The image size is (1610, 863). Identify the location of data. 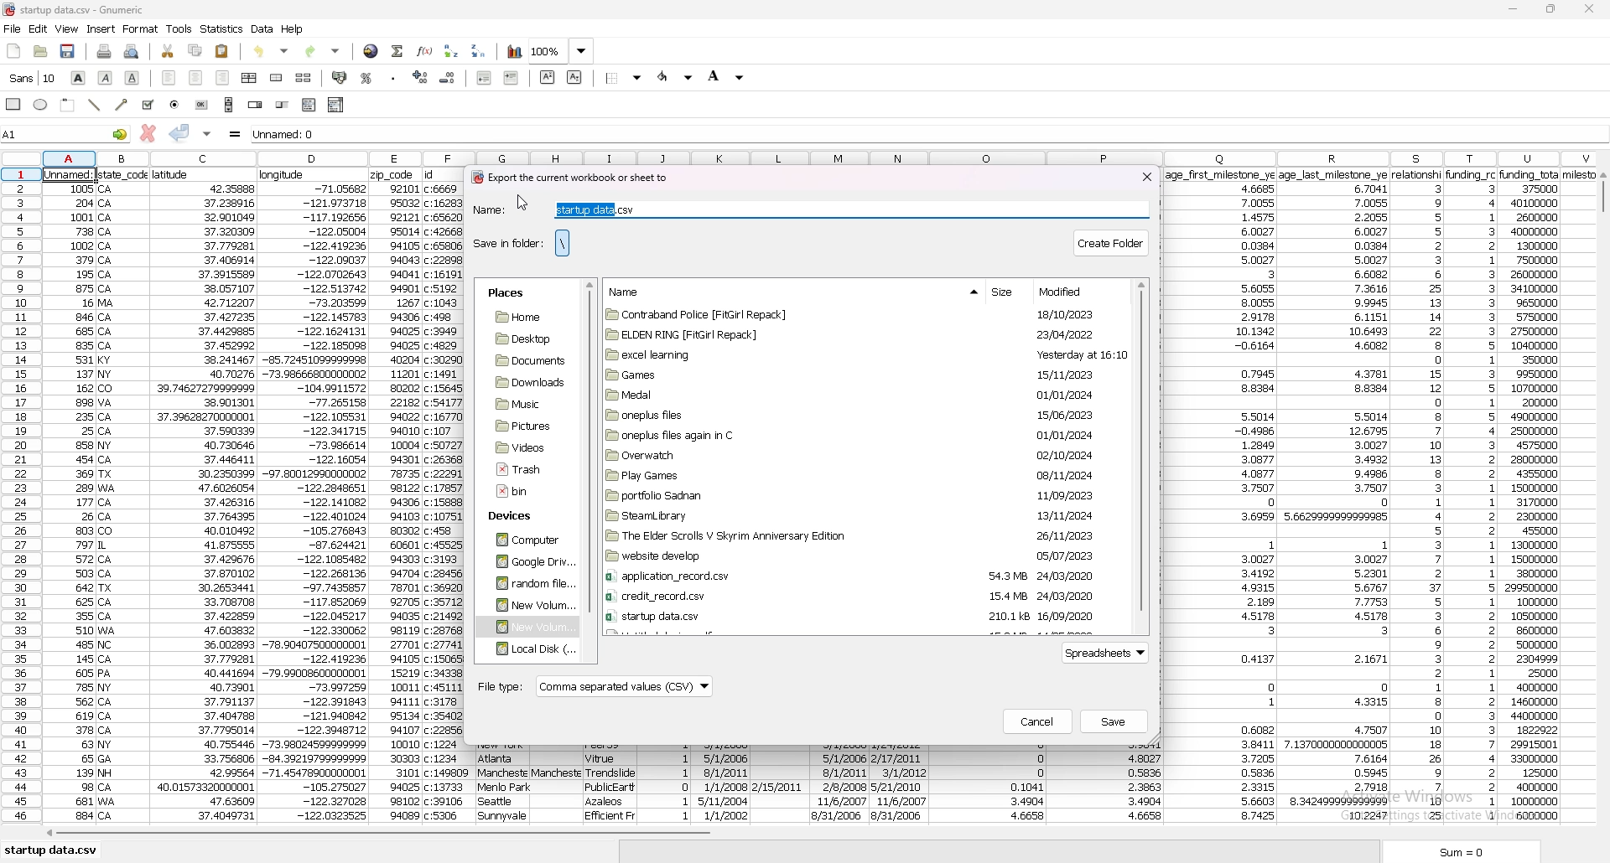
(778, 778).